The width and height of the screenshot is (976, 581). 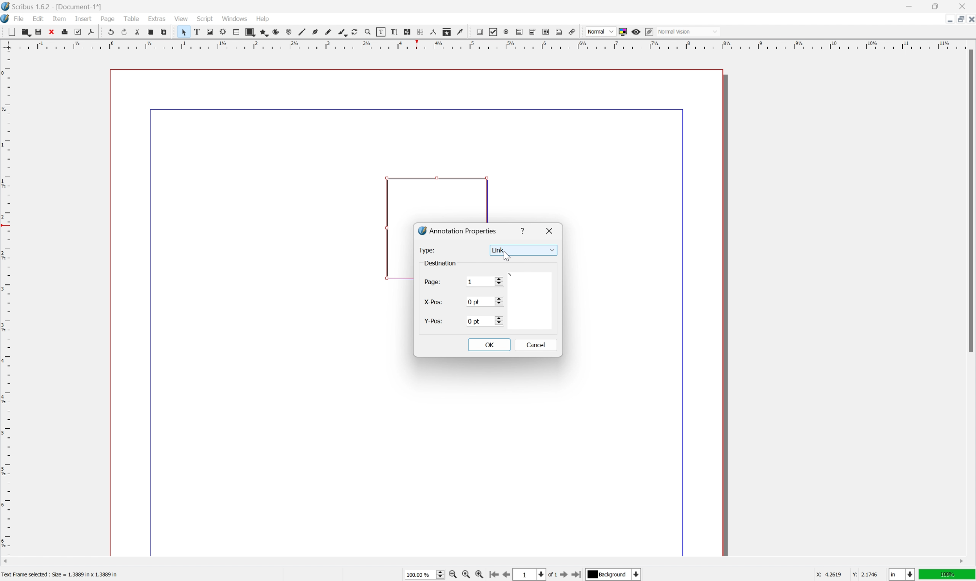 What do you see at coordinates (150, 32) in the screenshot?
I see `copy` at bounding box center [150, 32].